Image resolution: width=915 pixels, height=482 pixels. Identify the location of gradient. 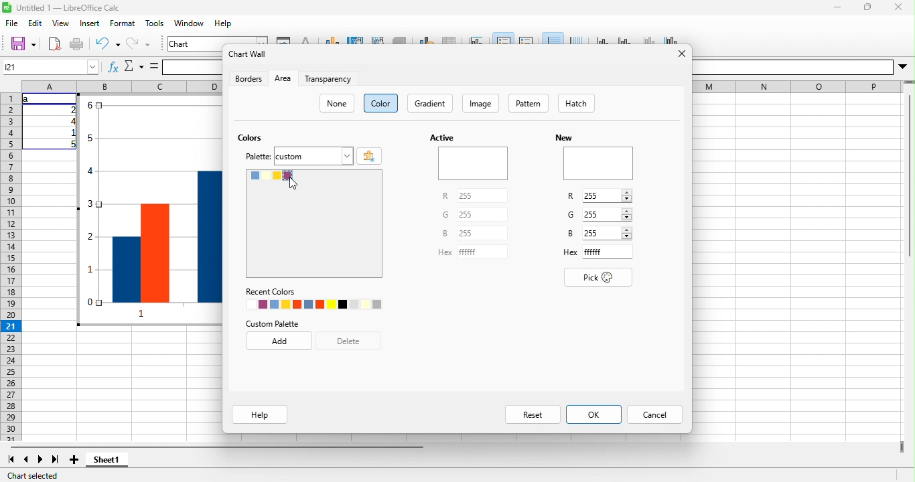
(430, 103).